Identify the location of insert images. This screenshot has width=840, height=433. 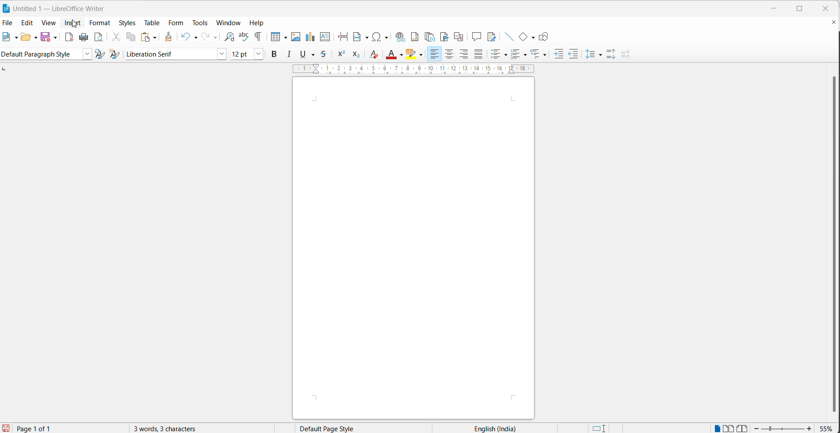
(296, 38).